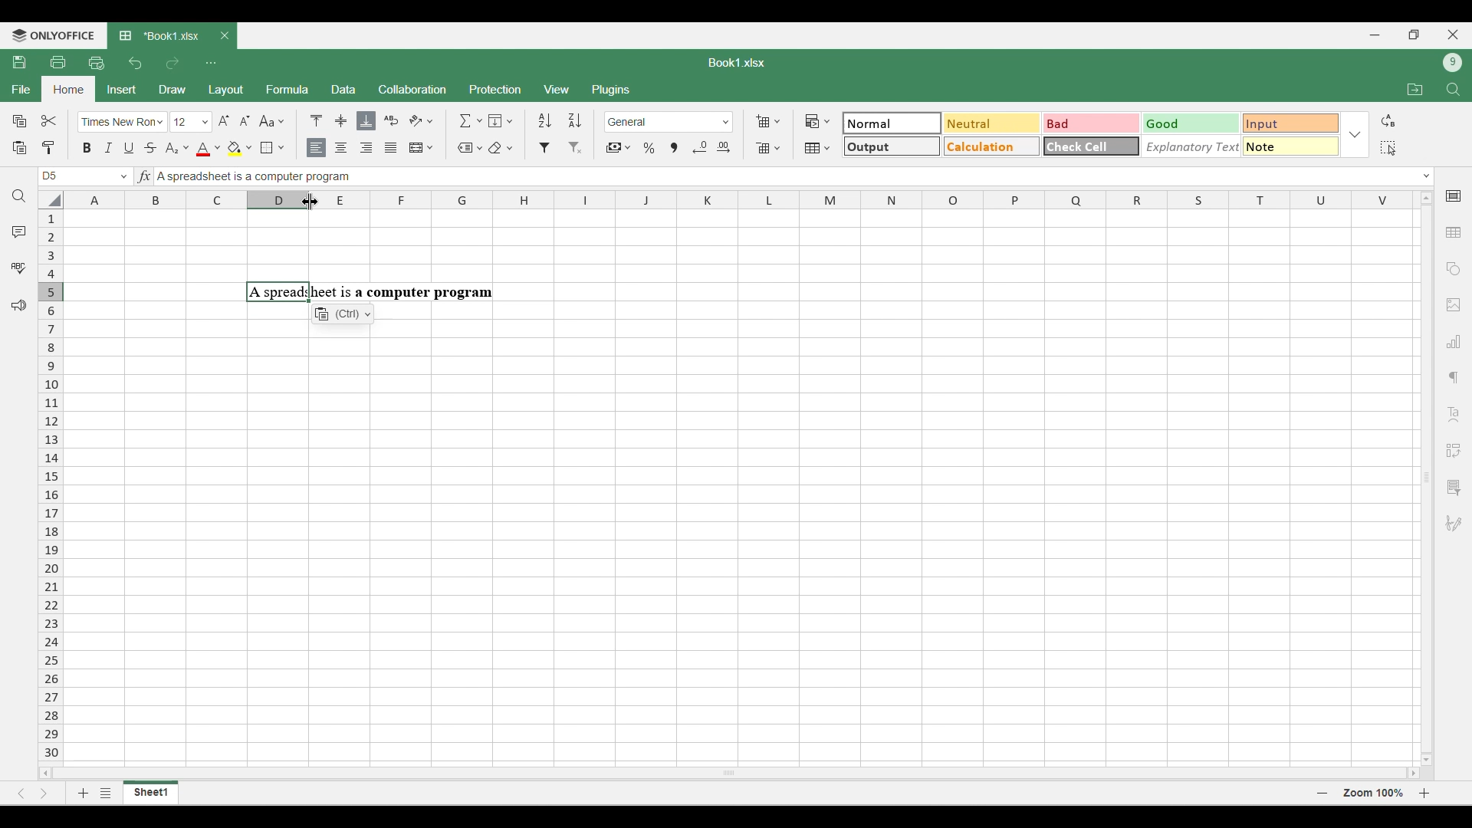  I want to click on Cell type options, so click(1092, 135).